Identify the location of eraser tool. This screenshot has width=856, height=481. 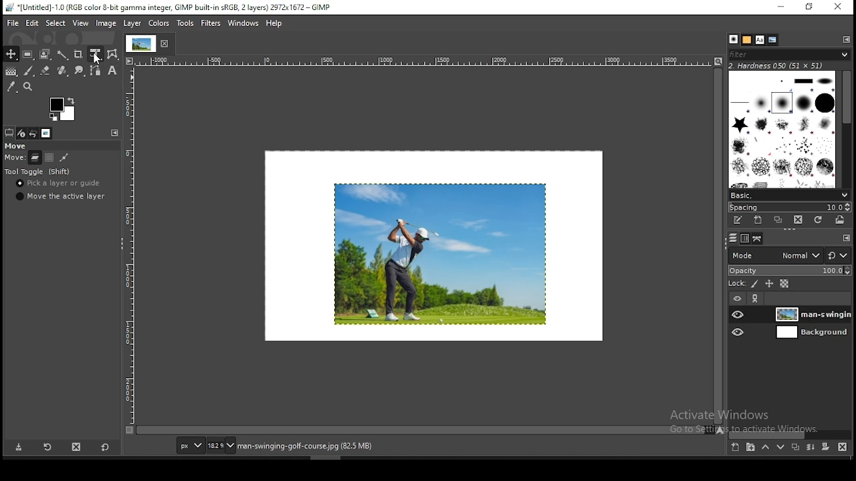
(46, 69).